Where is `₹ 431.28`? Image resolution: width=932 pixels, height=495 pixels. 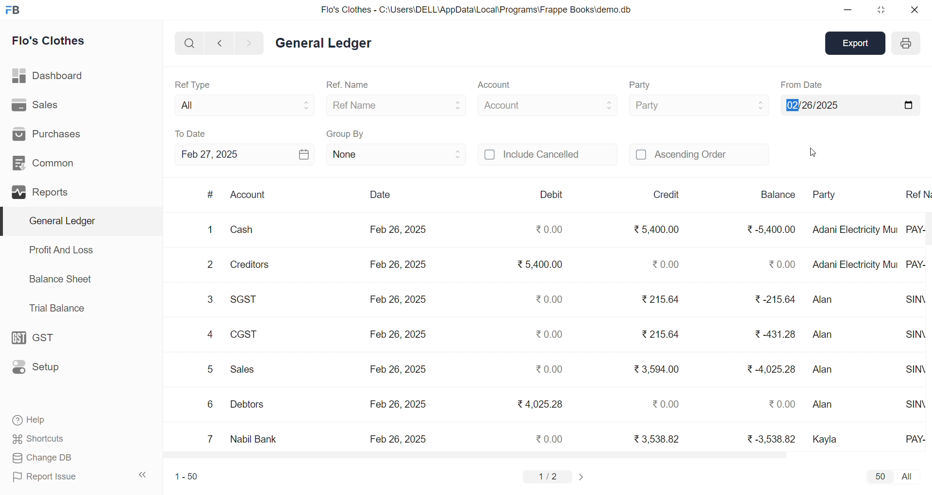 ₹ 431.28 is located at coordinates (774, 334).